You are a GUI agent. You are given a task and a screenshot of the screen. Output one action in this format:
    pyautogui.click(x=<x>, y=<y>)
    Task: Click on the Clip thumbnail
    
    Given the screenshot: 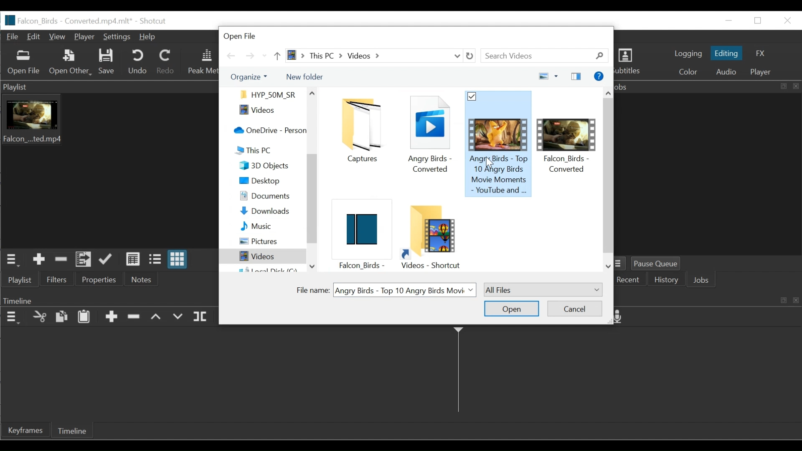 What is the action you would take?
    pyautogui.click(x=107, y=171)
    